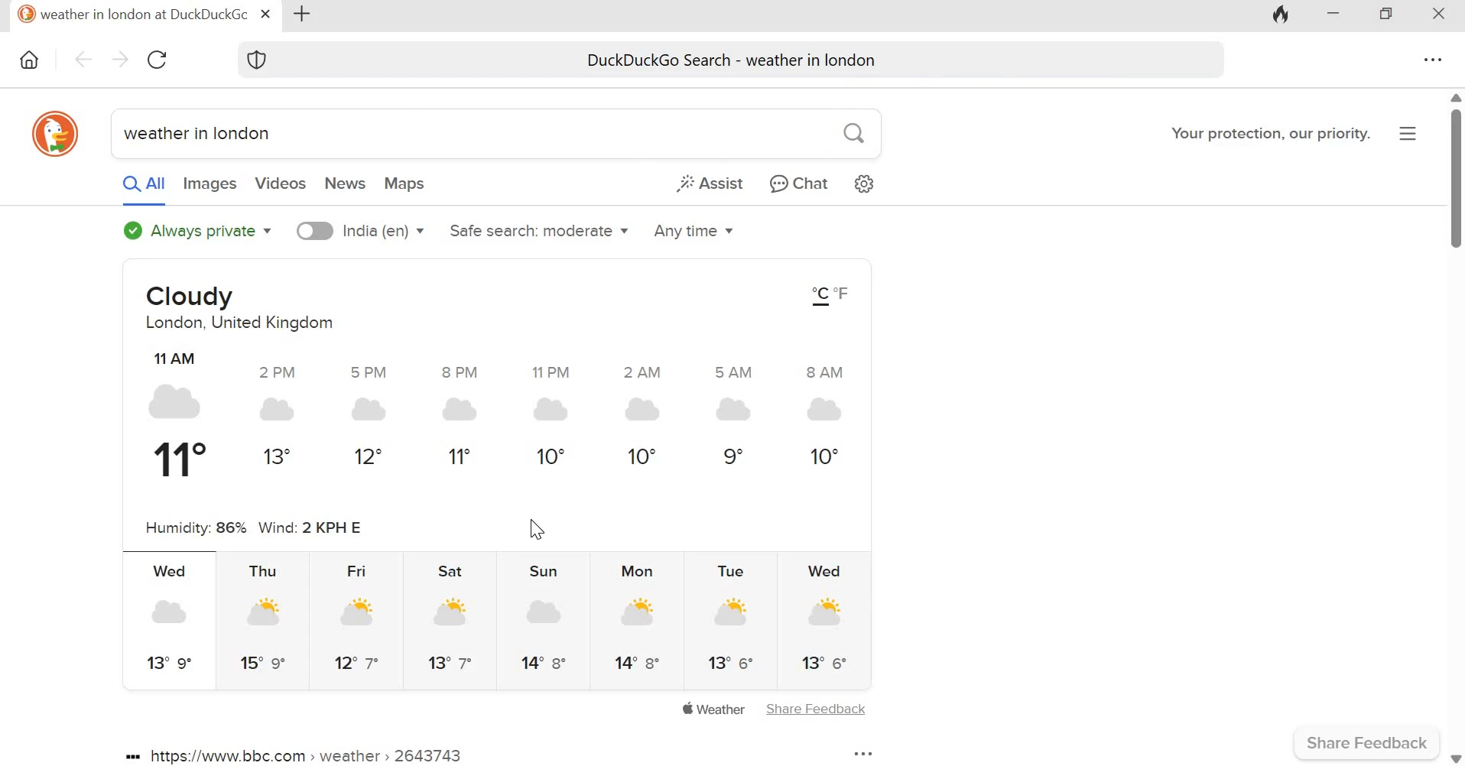 This screenshot has width=1465, height=766. I want to click on Indicates cloudy, so click(460, 410).